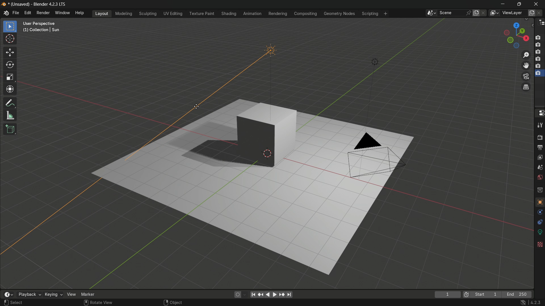  Describe the element at coordinates (63, 13) in the screenshot. I see `window` at that location.